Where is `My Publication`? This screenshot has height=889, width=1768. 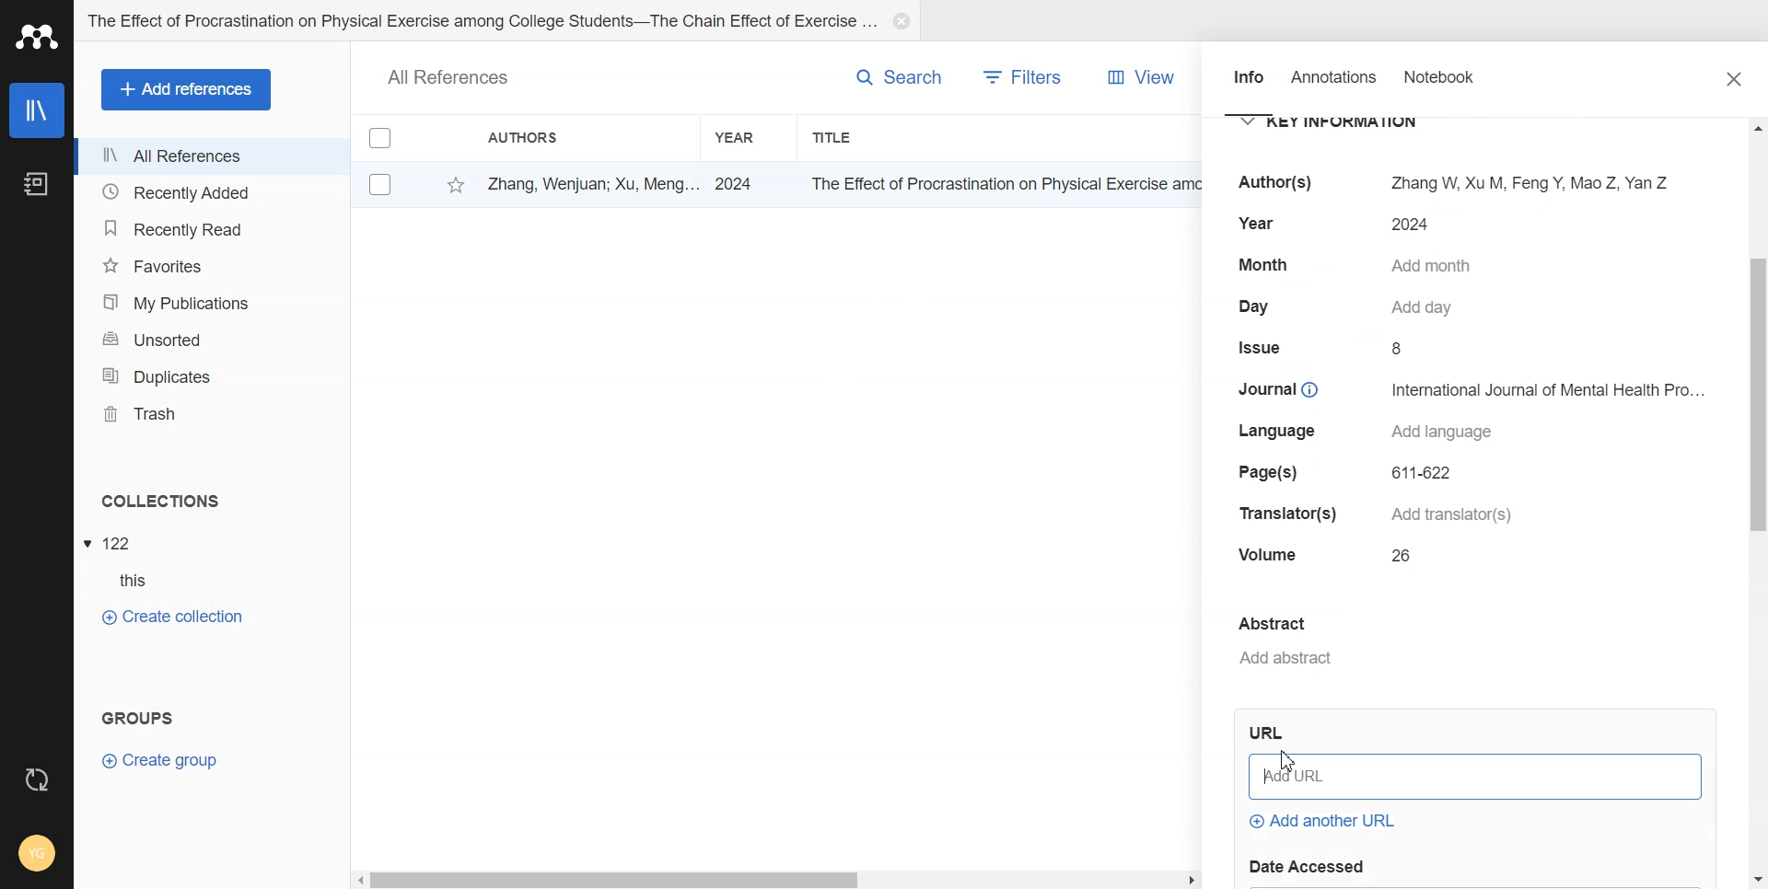 My Publication is located at coordinates (213, 303).